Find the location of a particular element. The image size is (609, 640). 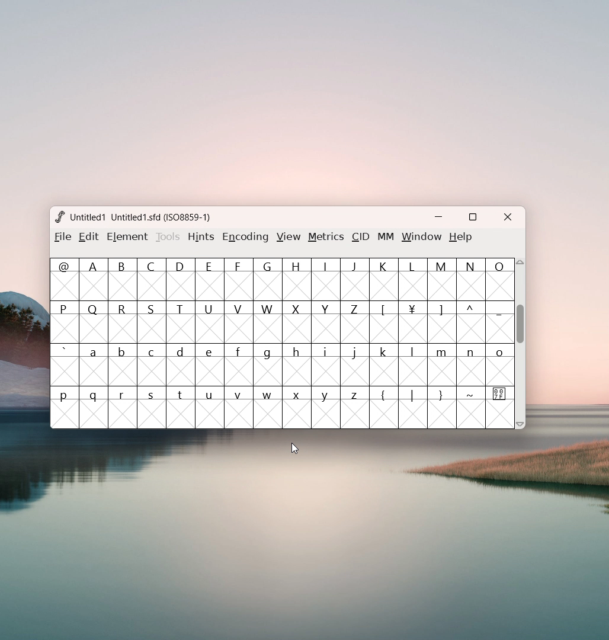

j is located at coordinates (355, 366).